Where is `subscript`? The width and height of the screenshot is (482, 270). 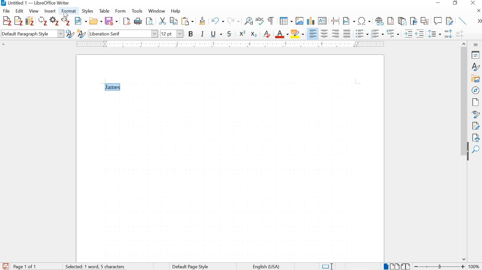 subscript is located at coordinates (253, 34).